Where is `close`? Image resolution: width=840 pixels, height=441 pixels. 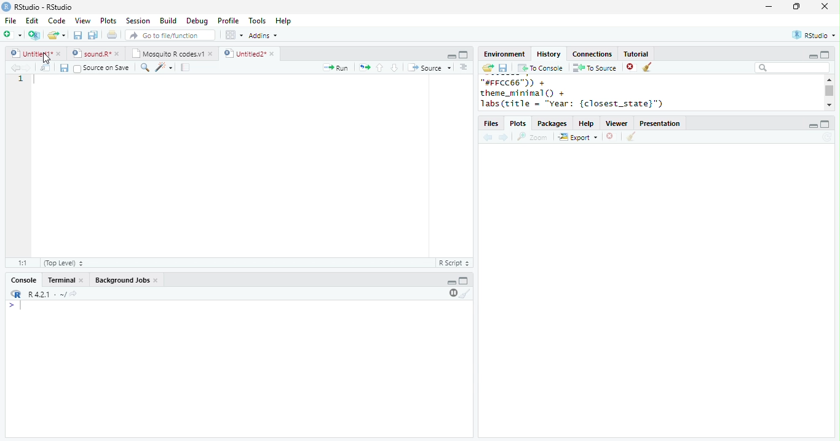
close is located at coordinates (119, 53).